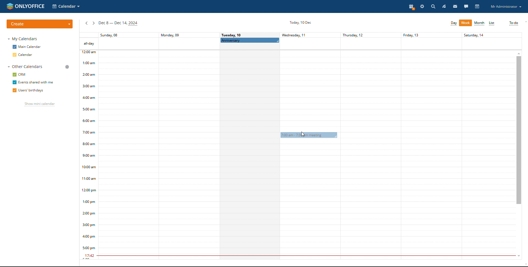 This screenshot has height=267, width=528. What do you see at coordinates (466, 6) in the screenshot?
I see `talk` at bounding box center [466, 6].